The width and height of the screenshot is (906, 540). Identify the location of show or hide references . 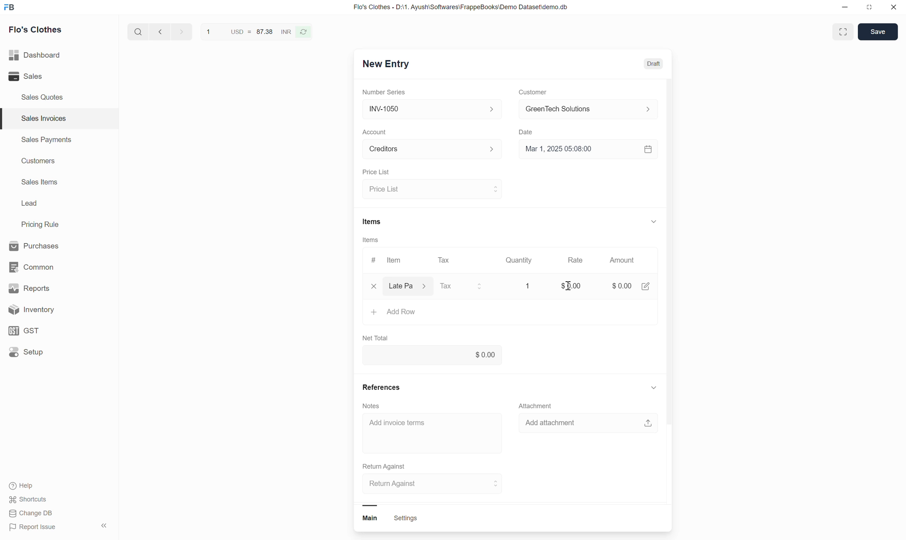
(654, 389).